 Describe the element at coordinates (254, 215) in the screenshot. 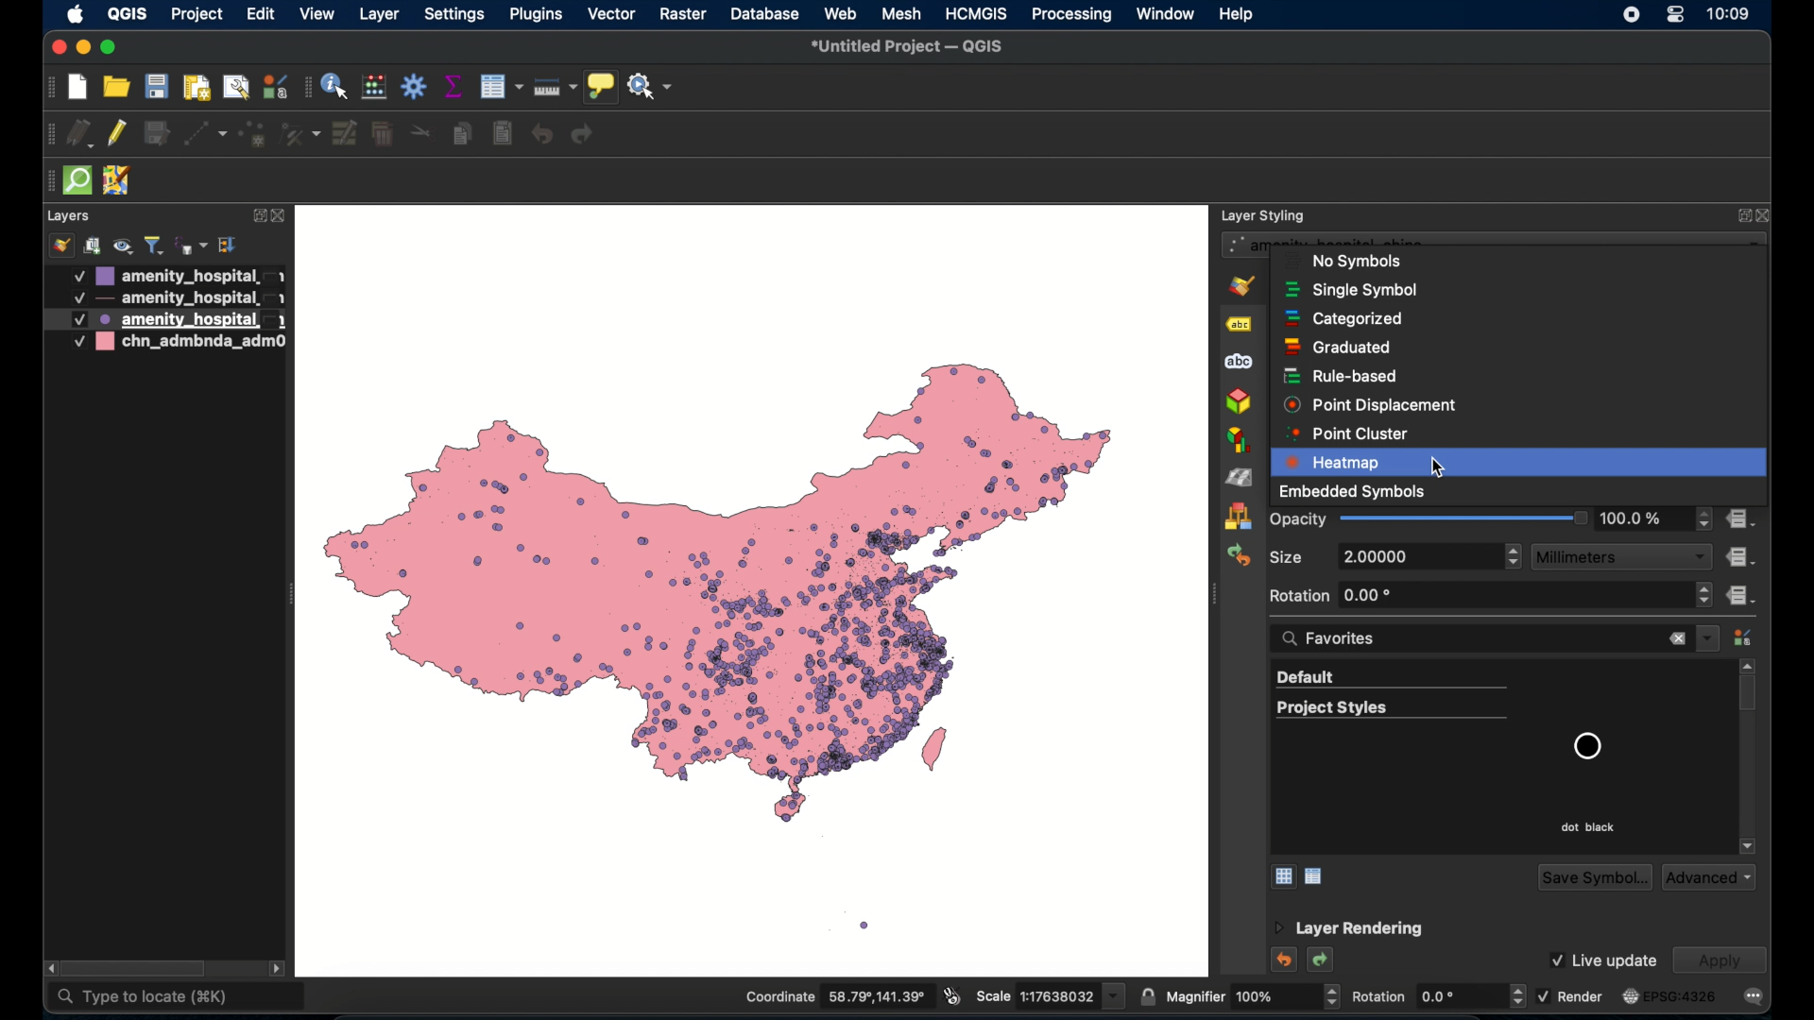

I see `expand` at that location.